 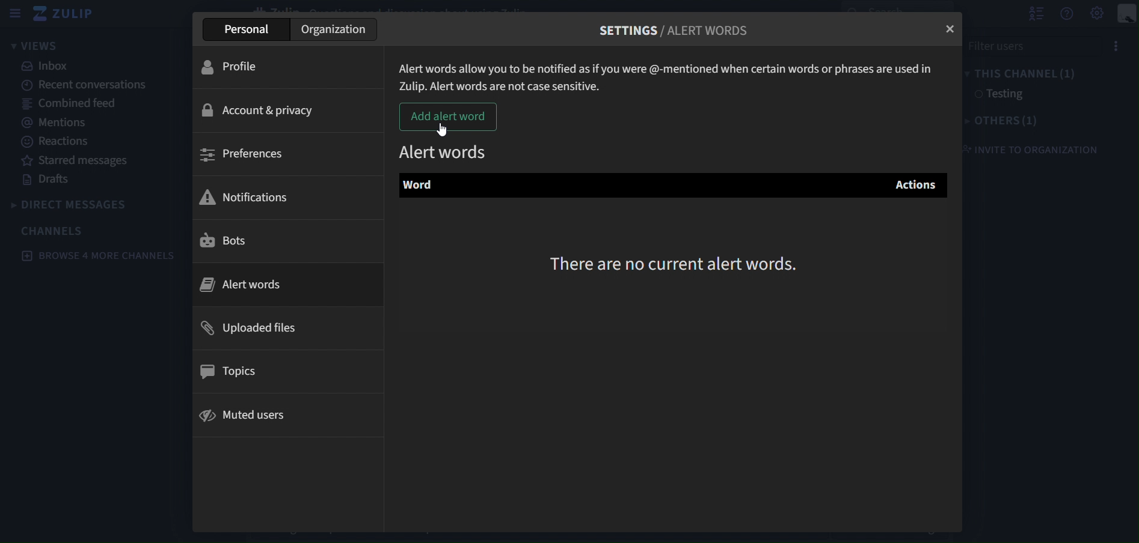 What do you see at coordinates (52, 181) in the screenshot?
I see `drafts` at bounding box center [52, 181].